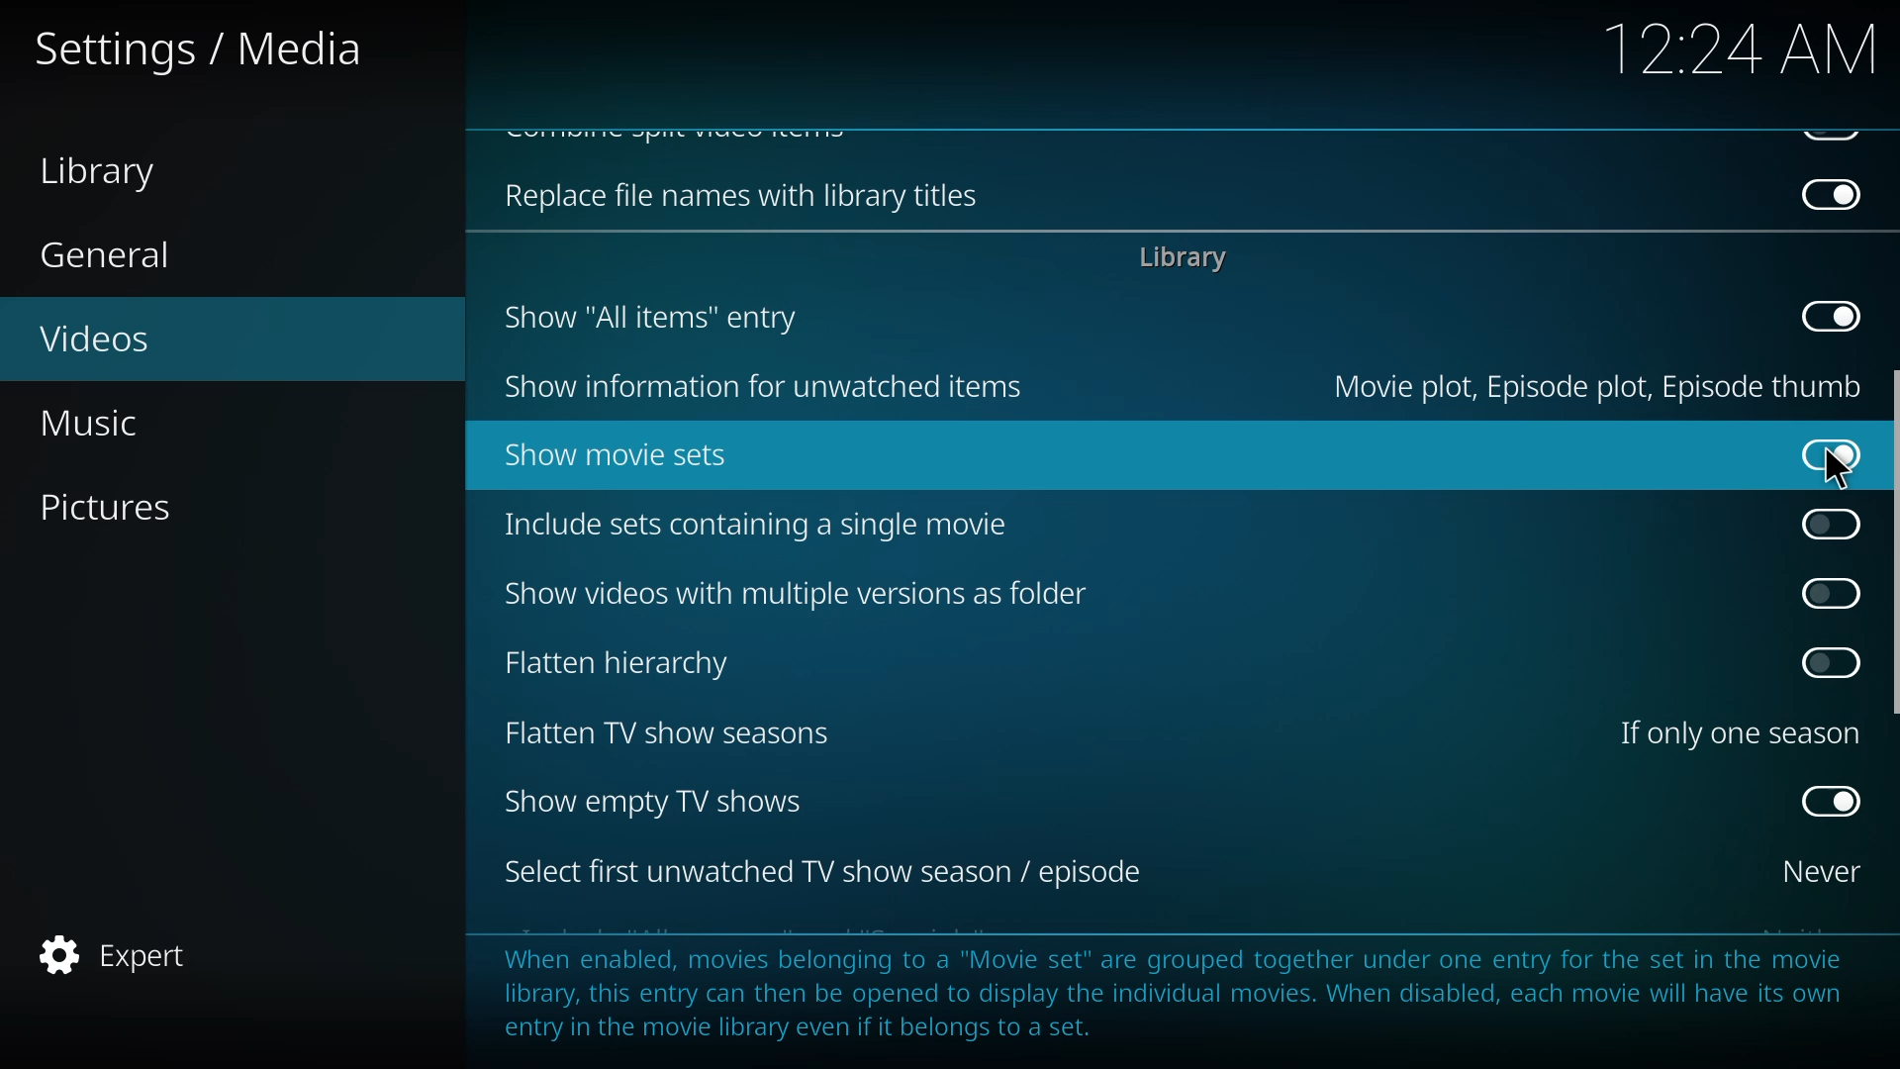 The height and width of the screenshot is (1069, 1900). Describe the element at coordinates (794, 593) in the screenshot. I see `show videos with multiple versions` at that location.